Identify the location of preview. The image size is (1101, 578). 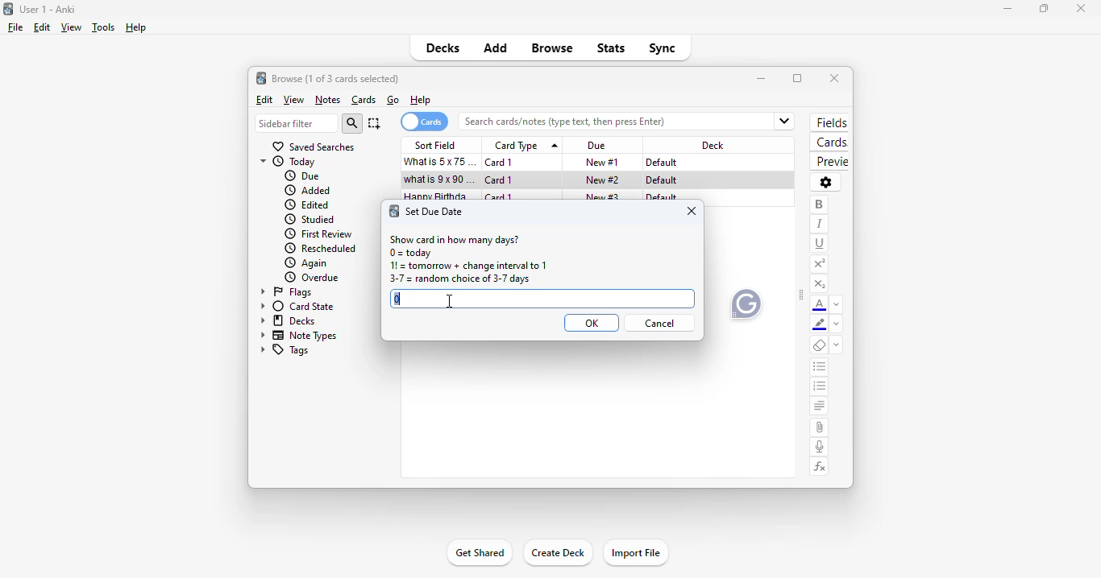
(831, 162).